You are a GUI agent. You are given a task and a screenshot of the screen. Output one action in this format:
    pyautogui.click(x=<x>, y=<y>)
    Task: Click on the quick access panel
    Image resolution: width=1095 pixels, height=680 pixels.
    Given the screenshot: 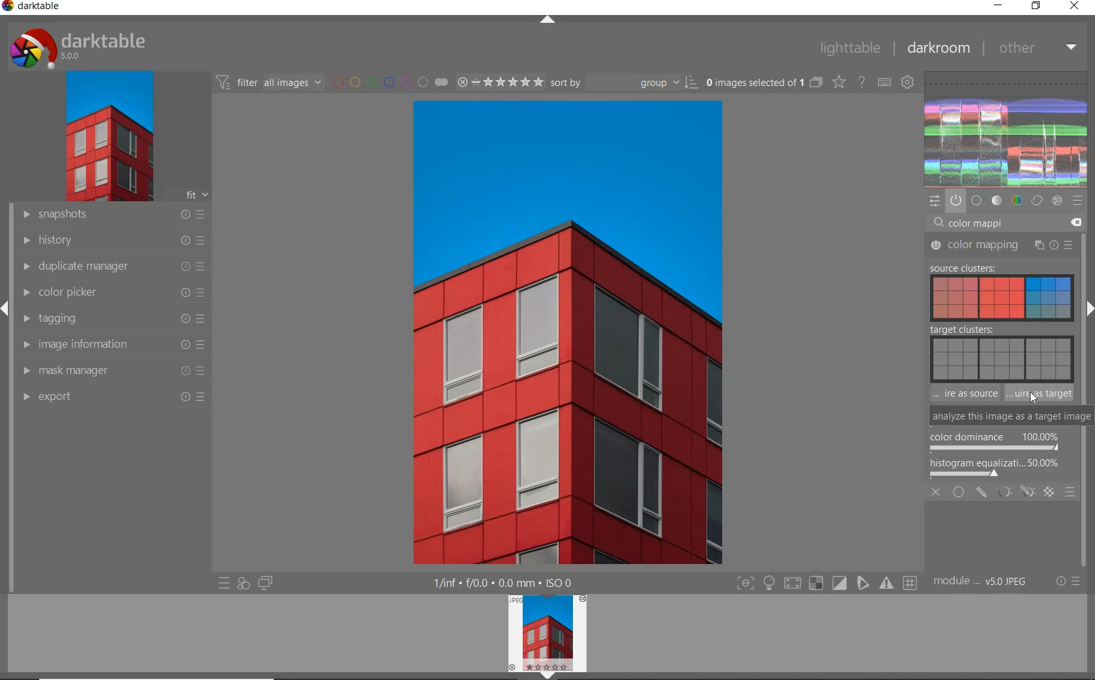 What is the action you would take?
    pyautogui.click(x=936, y=201)
    